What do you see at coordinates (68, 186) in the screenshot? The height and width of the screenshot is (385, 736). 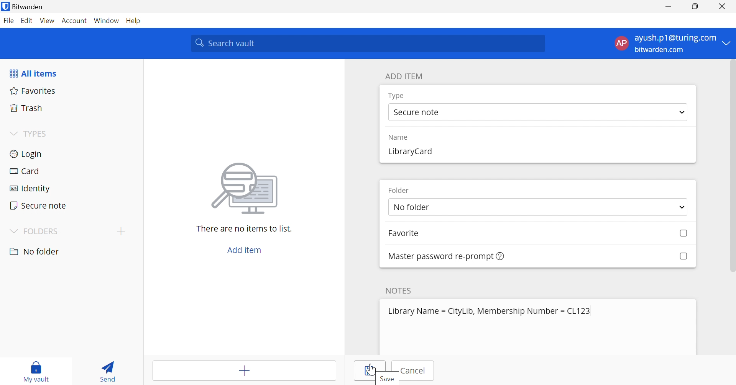 I see `Identity` at bounding box center [68, 186].